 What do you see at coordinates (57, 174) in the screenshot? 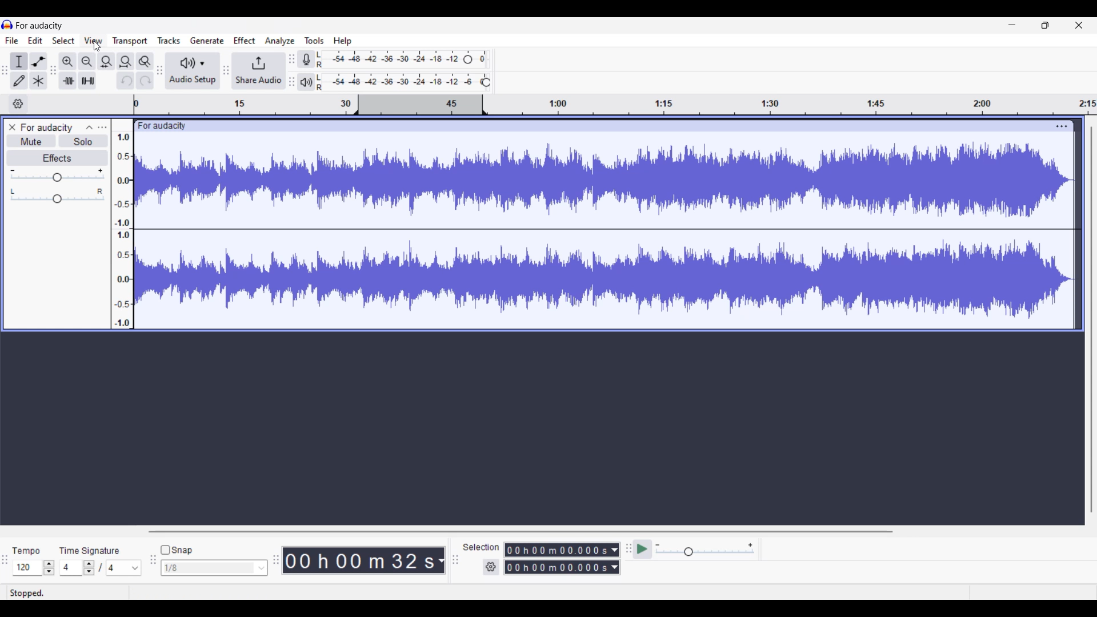
I see `Volume scale` at bounding box center [57, 174].